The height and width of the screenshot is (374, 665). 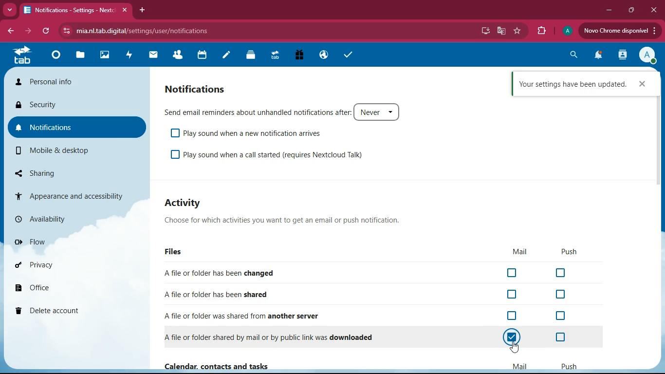 I want to click on refresh, so click(x=45, y=32).